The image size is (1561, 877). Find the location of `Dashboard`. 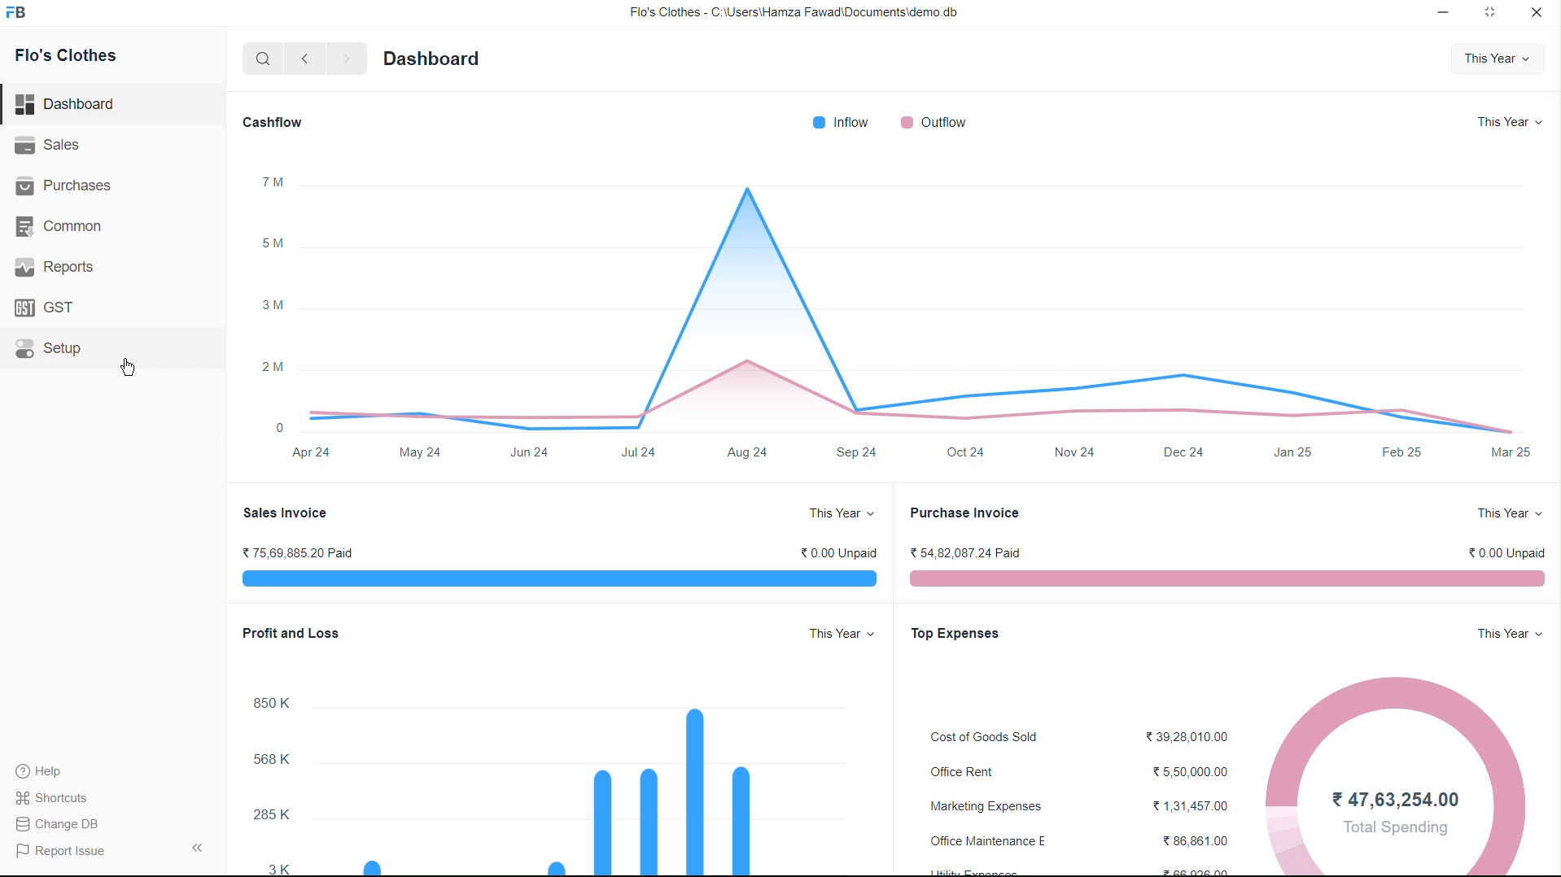

Dashboard is located at coordinates (71, 105).